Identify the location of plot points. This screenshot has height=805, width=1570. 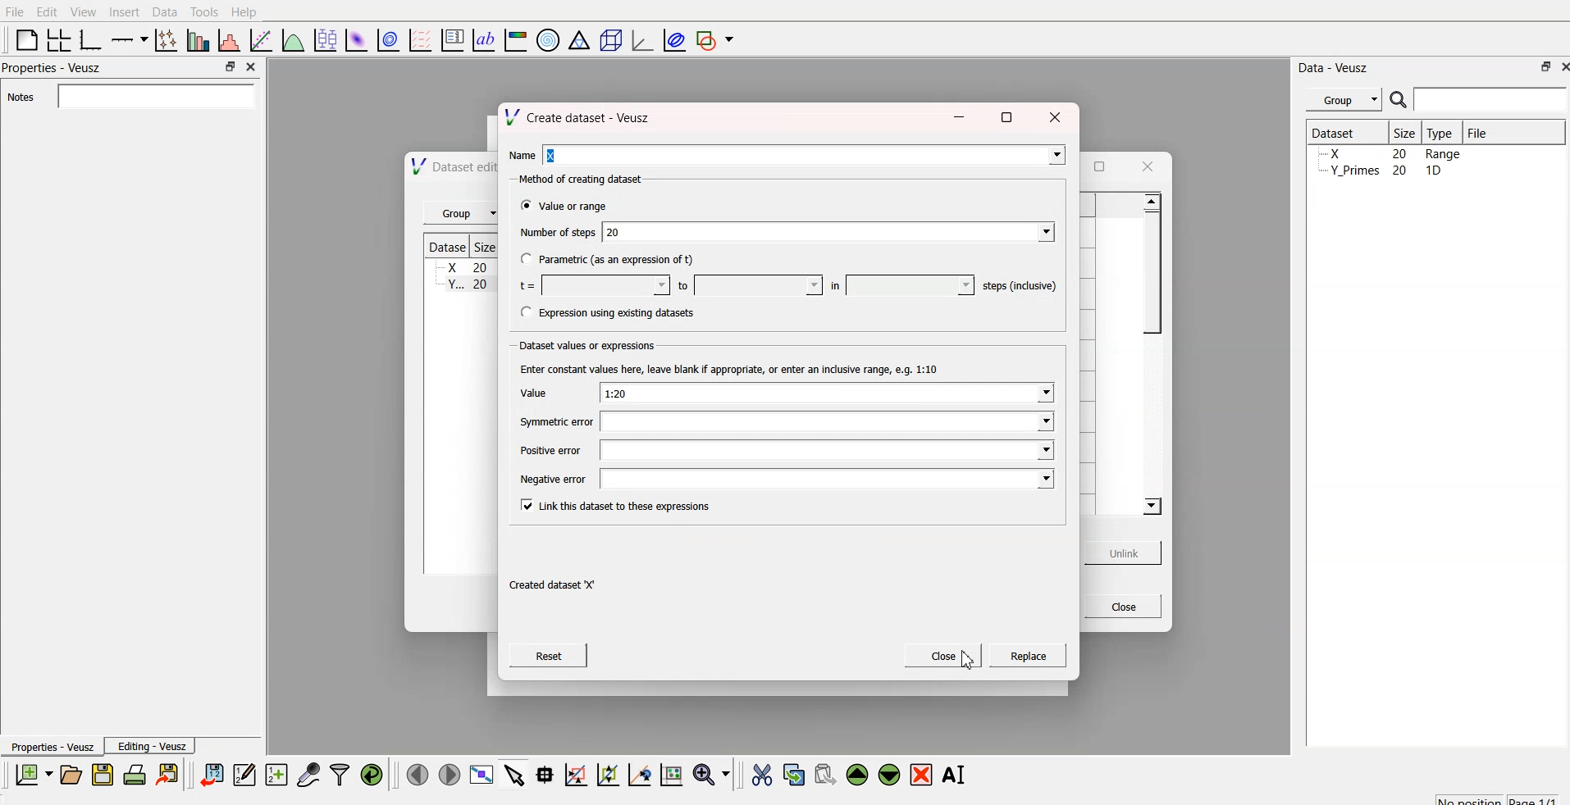
(162, 39).